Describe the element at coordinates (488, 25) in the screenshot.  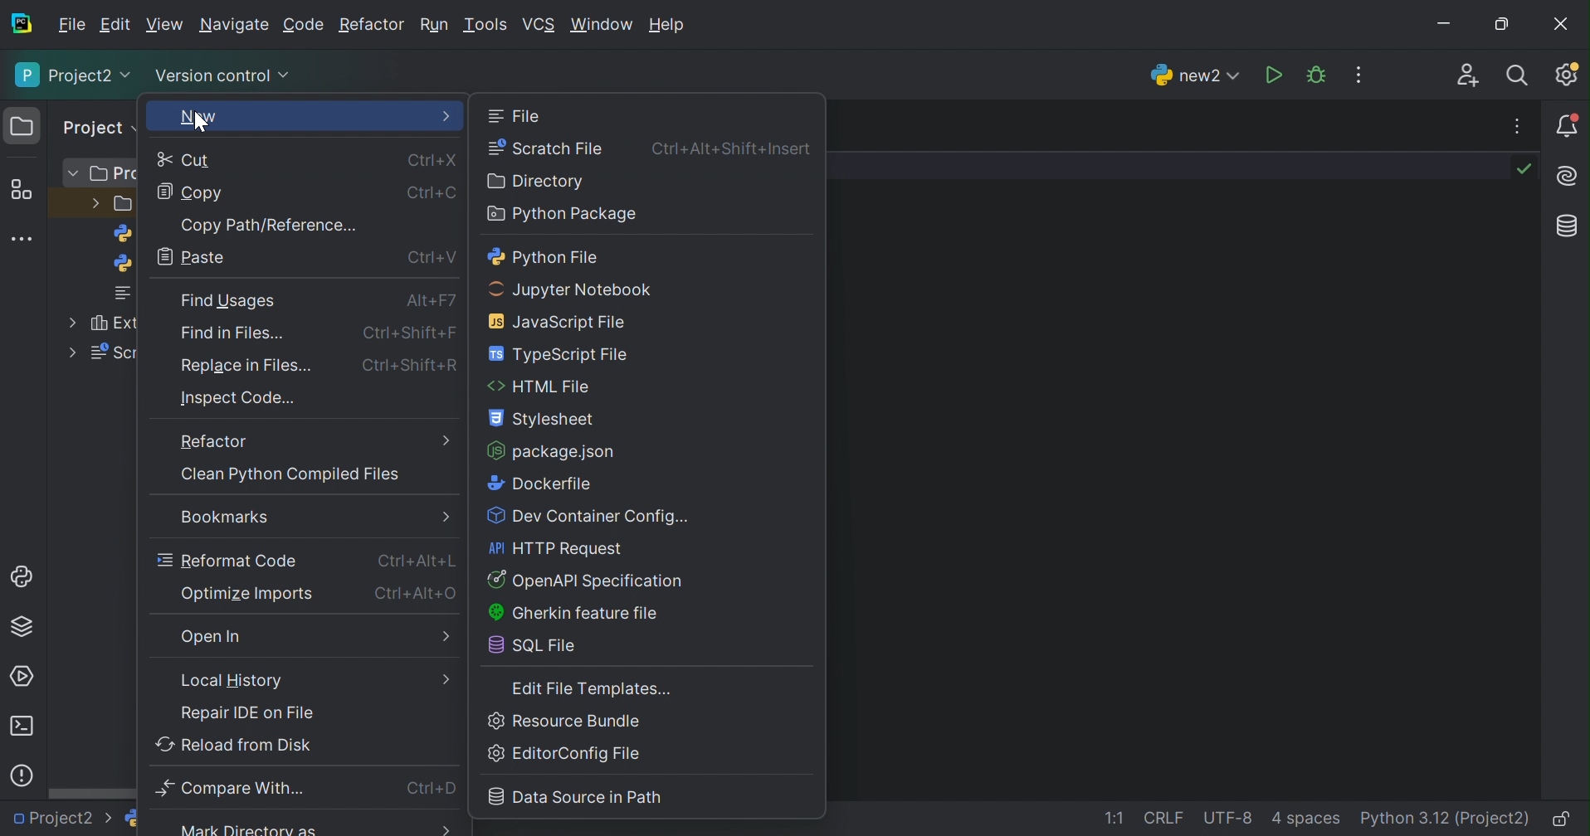
I see `Tools` at that location.